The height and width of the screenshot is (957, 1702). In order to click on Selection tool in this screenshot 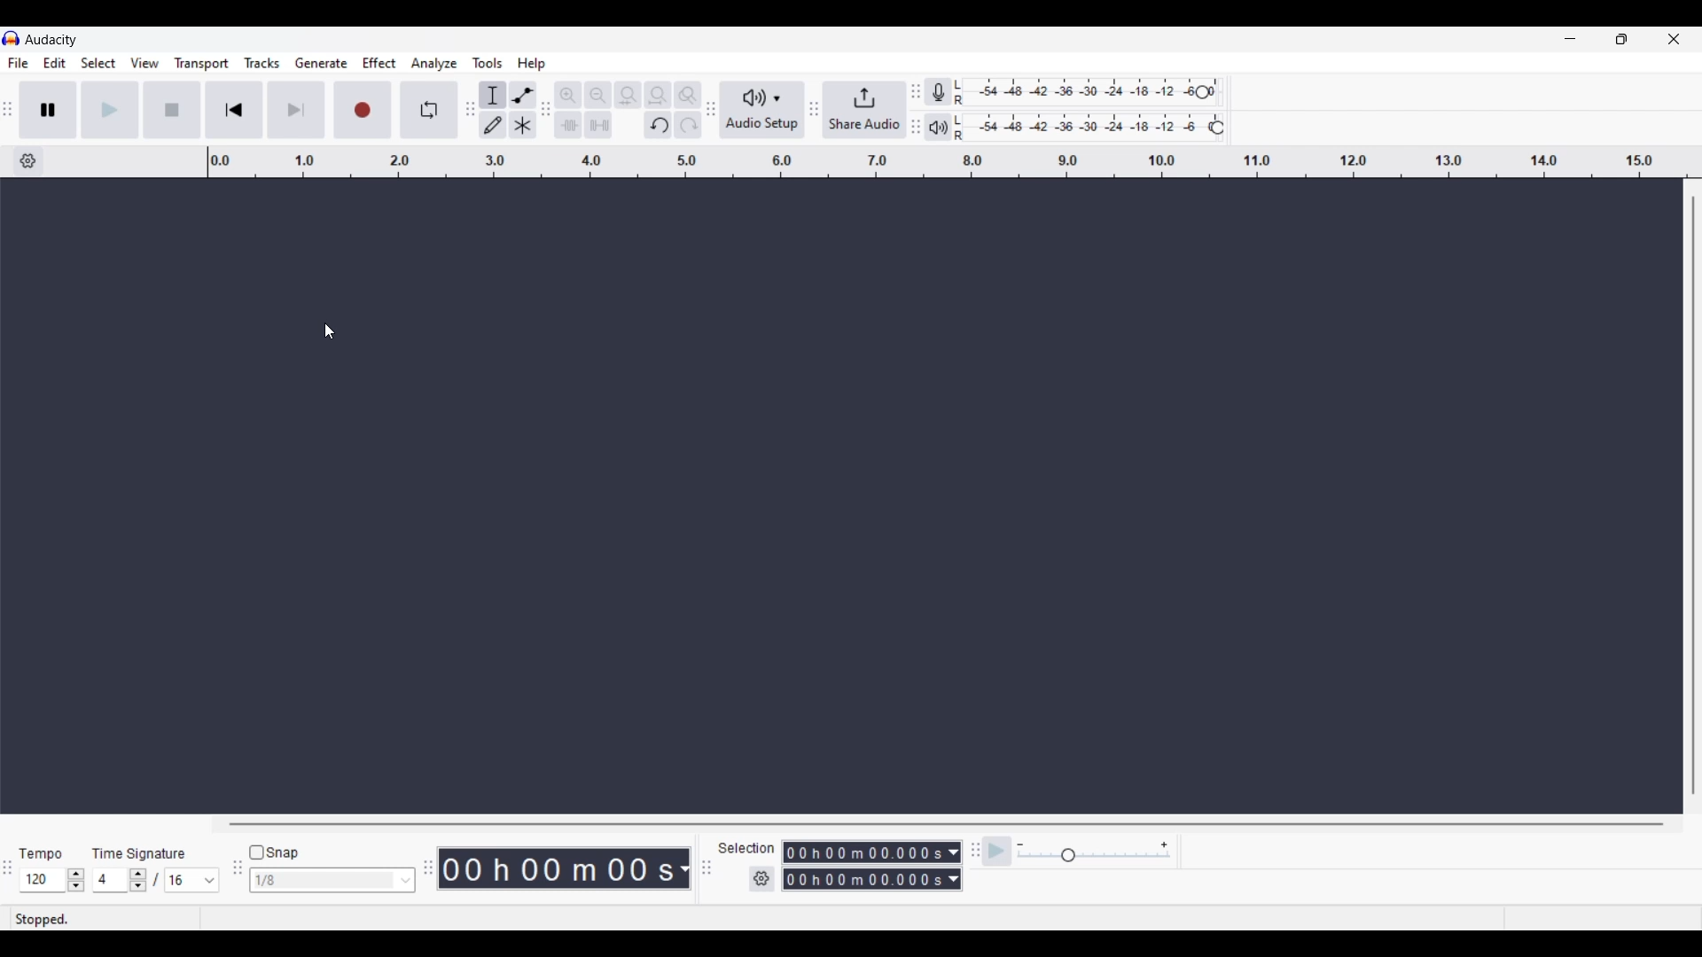, I will do `click(493, 95)`.